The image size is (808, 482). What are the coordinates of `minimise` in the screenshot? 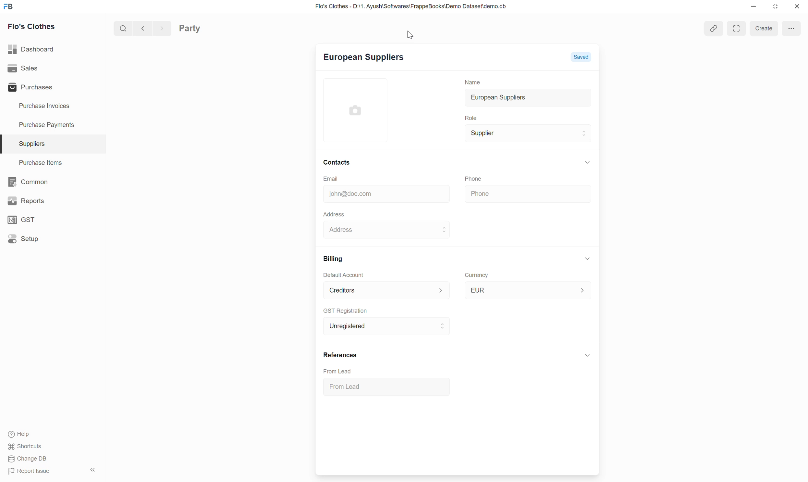 It's located at (752, 6).